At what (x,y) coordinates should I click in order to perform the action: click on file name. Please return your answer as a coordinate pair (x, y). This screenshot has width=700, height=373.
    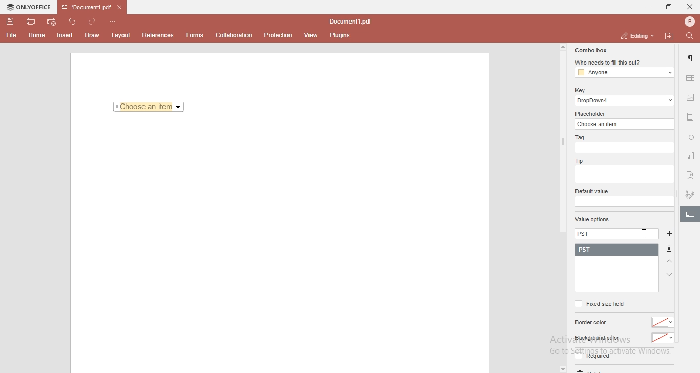
    Looking at the image, I should click on (353, 22).